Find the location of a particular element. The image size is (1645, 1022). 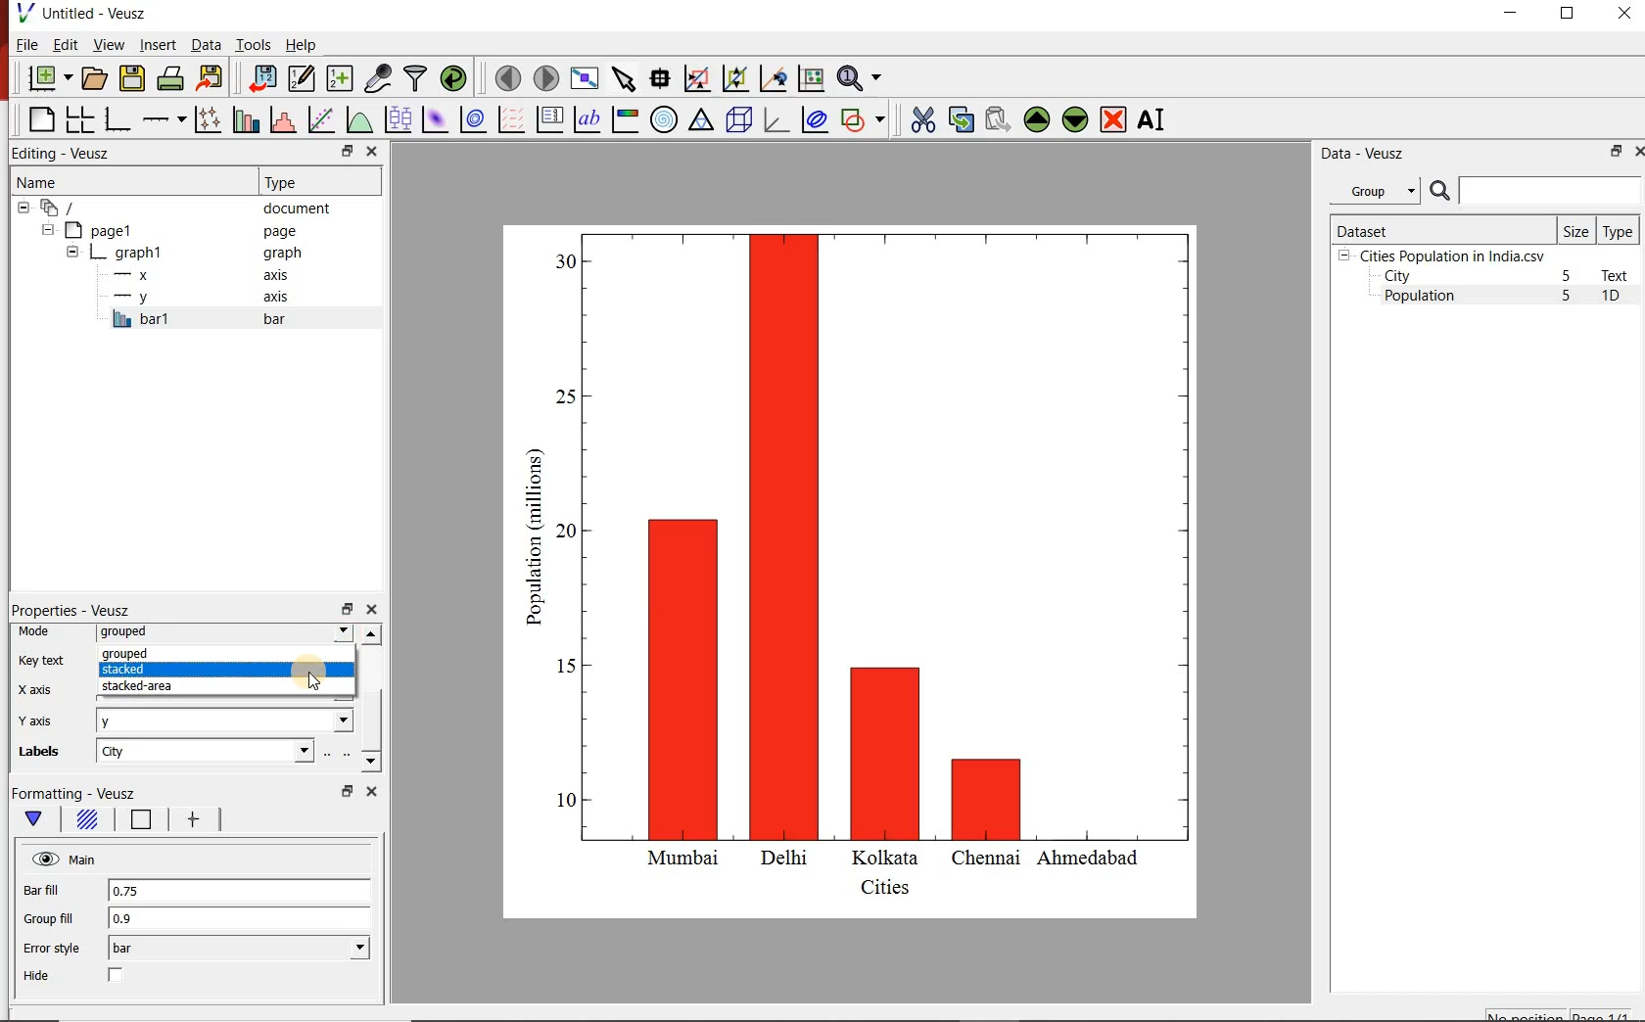

restore is located at coordinates (1617, 151).